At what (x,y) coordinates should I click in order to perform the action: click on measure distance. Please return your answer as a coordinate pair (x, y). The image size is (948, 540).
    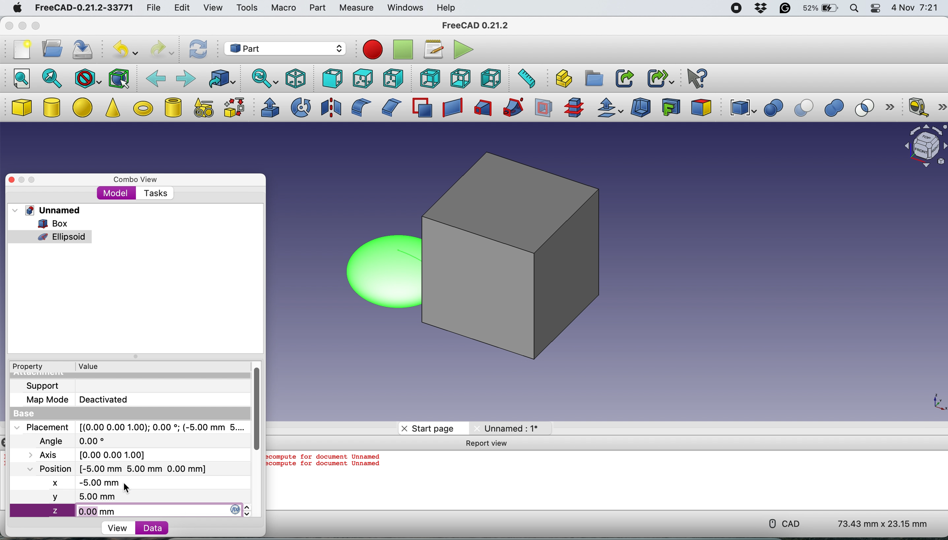
    Looking at the image, I should click on (524, 78).